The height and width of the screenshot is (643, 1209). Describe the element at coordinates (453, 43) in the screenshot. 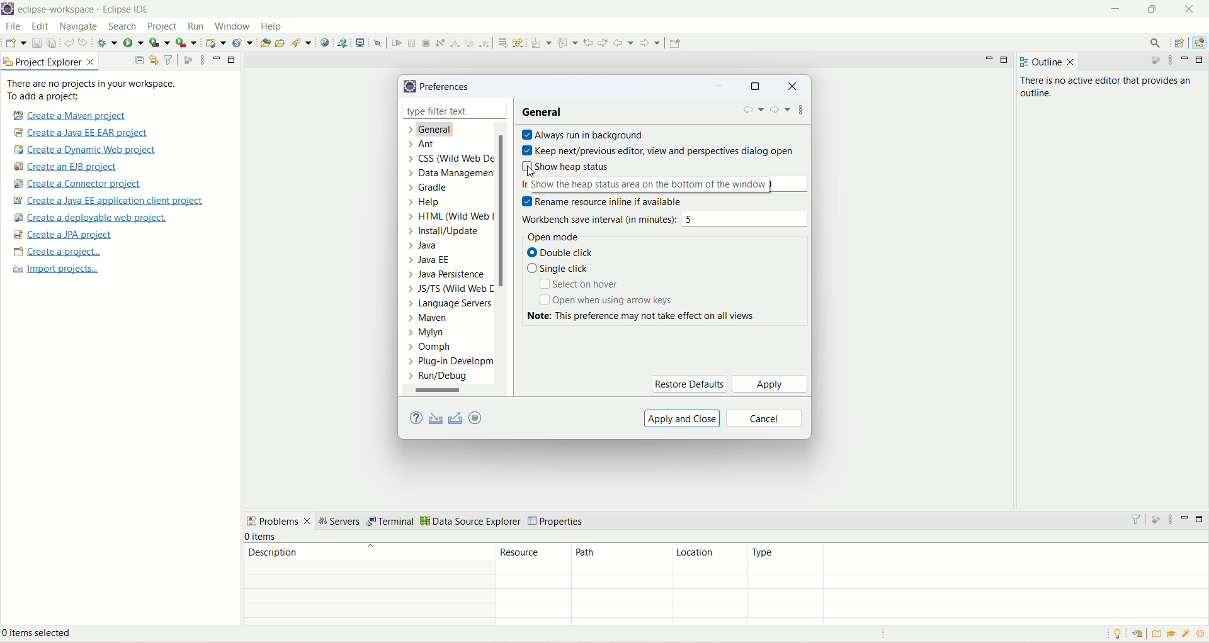

I see `step into` at that location.